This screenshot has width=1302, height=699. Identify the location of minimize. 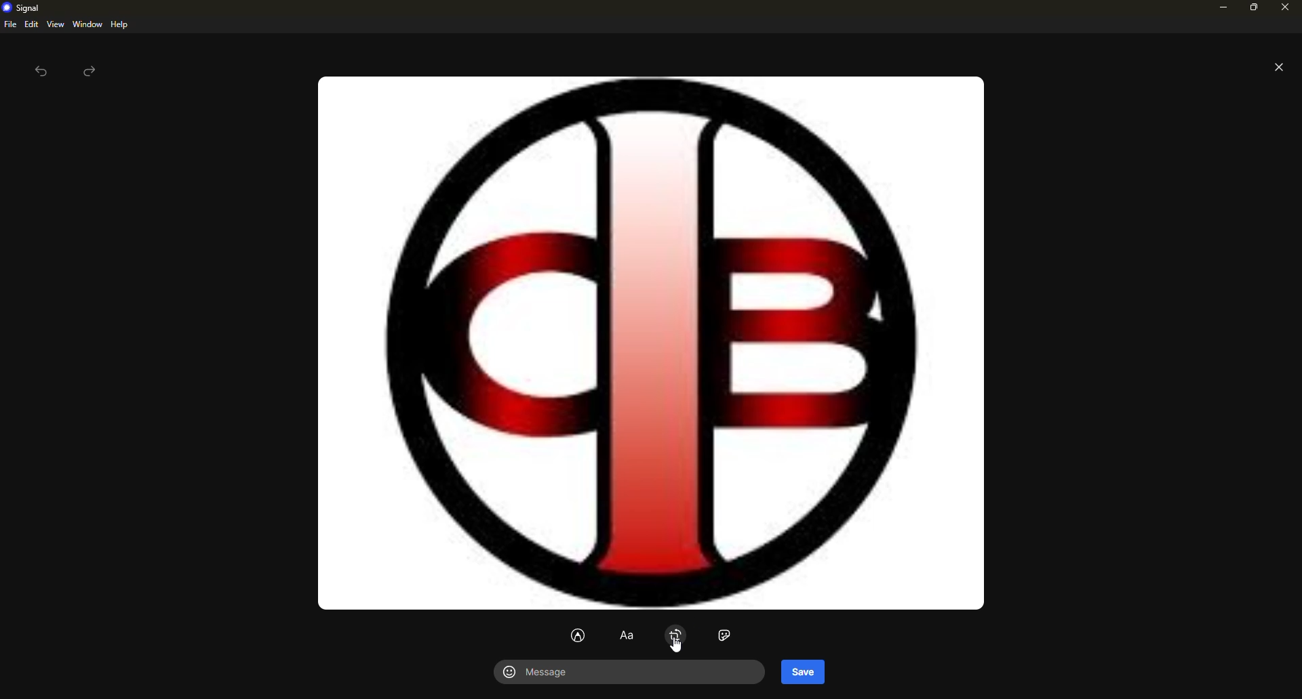
(1221, 8).